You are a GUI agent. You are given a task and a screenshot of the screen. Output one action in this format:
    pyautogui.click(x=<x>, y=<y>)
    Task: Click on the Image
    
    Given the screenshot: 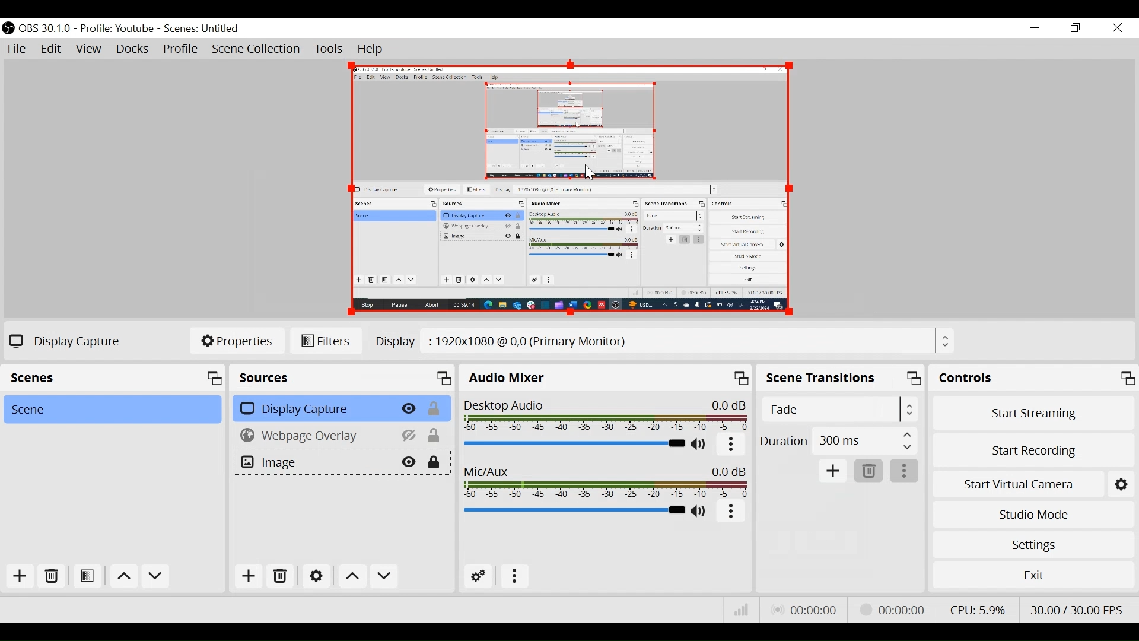 What is the action you would take?
    pyautogui.click(x=311, y=462)
    